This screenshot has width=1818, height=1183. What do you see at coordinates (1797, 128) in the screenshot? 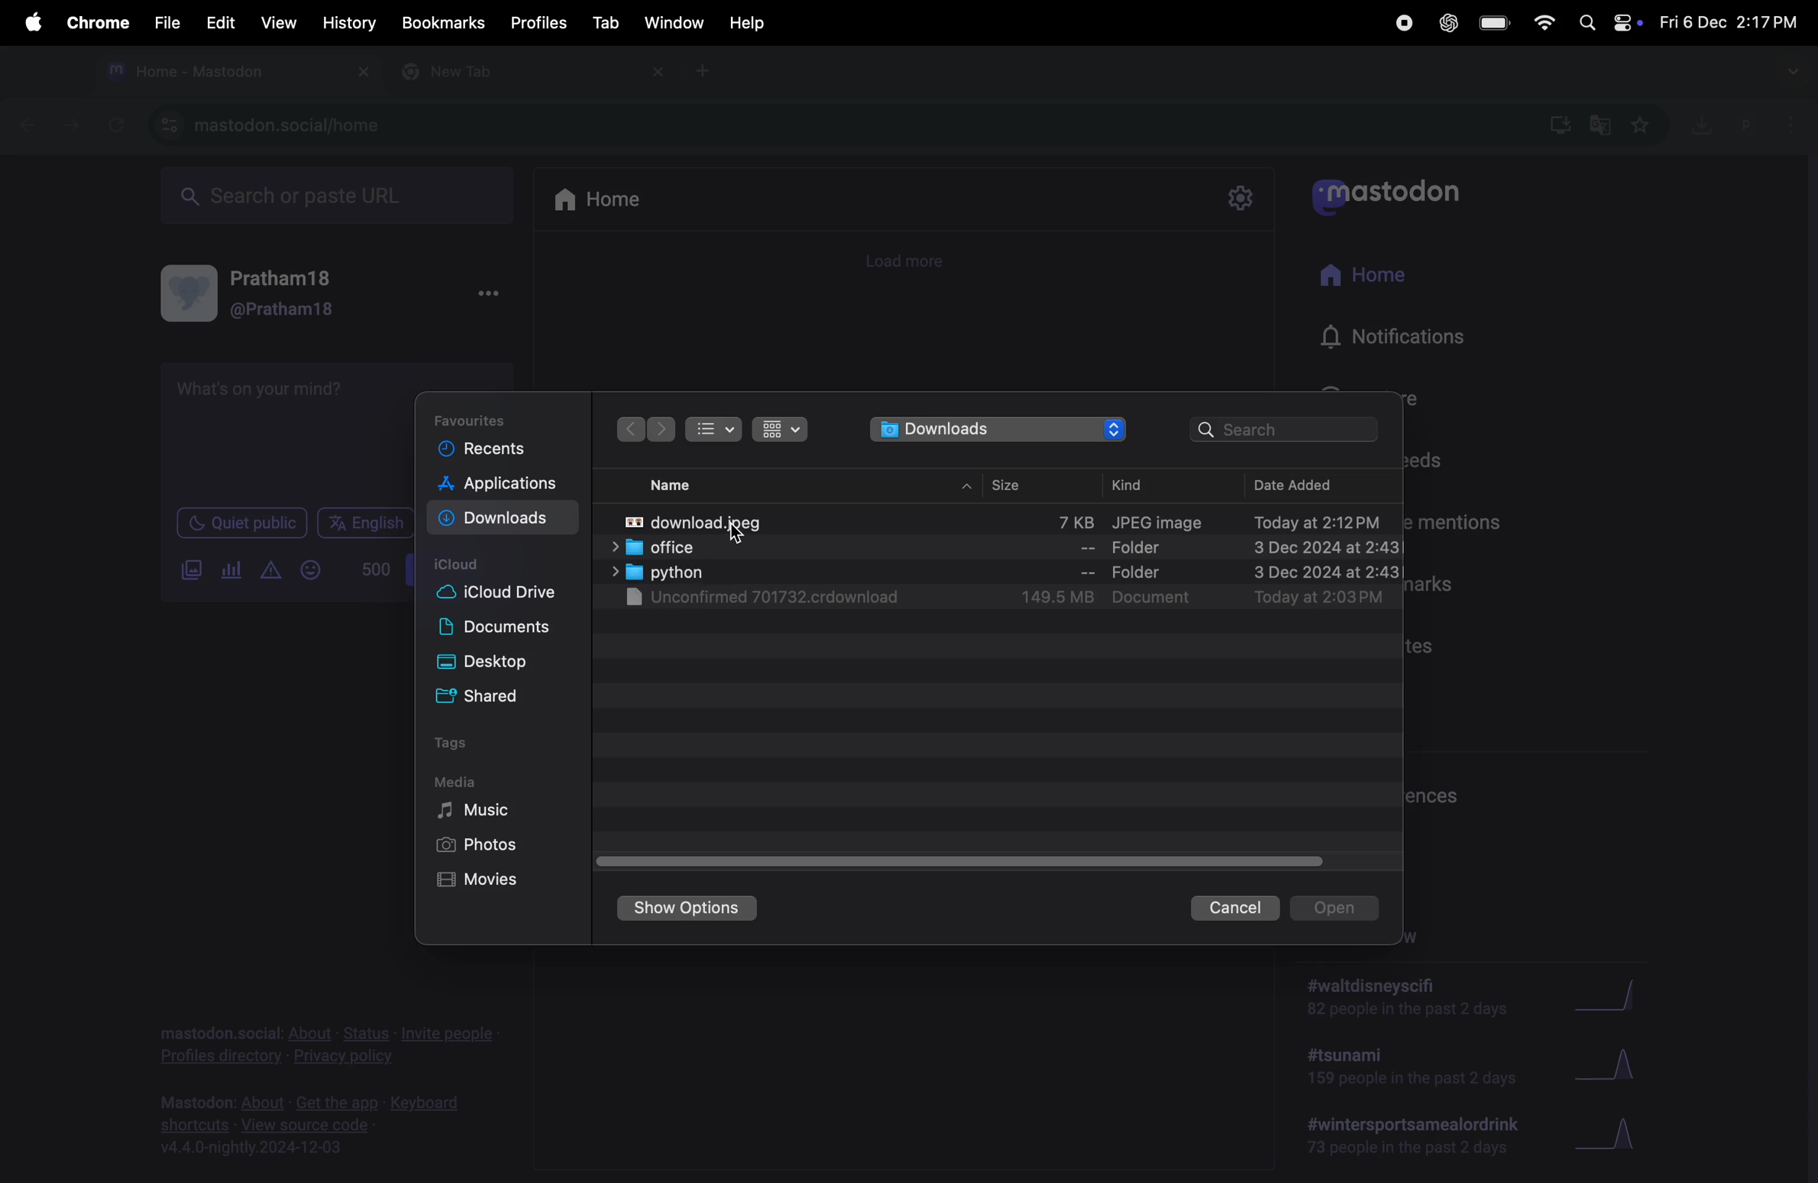
I see `options` at bounding box center [1797, 128].